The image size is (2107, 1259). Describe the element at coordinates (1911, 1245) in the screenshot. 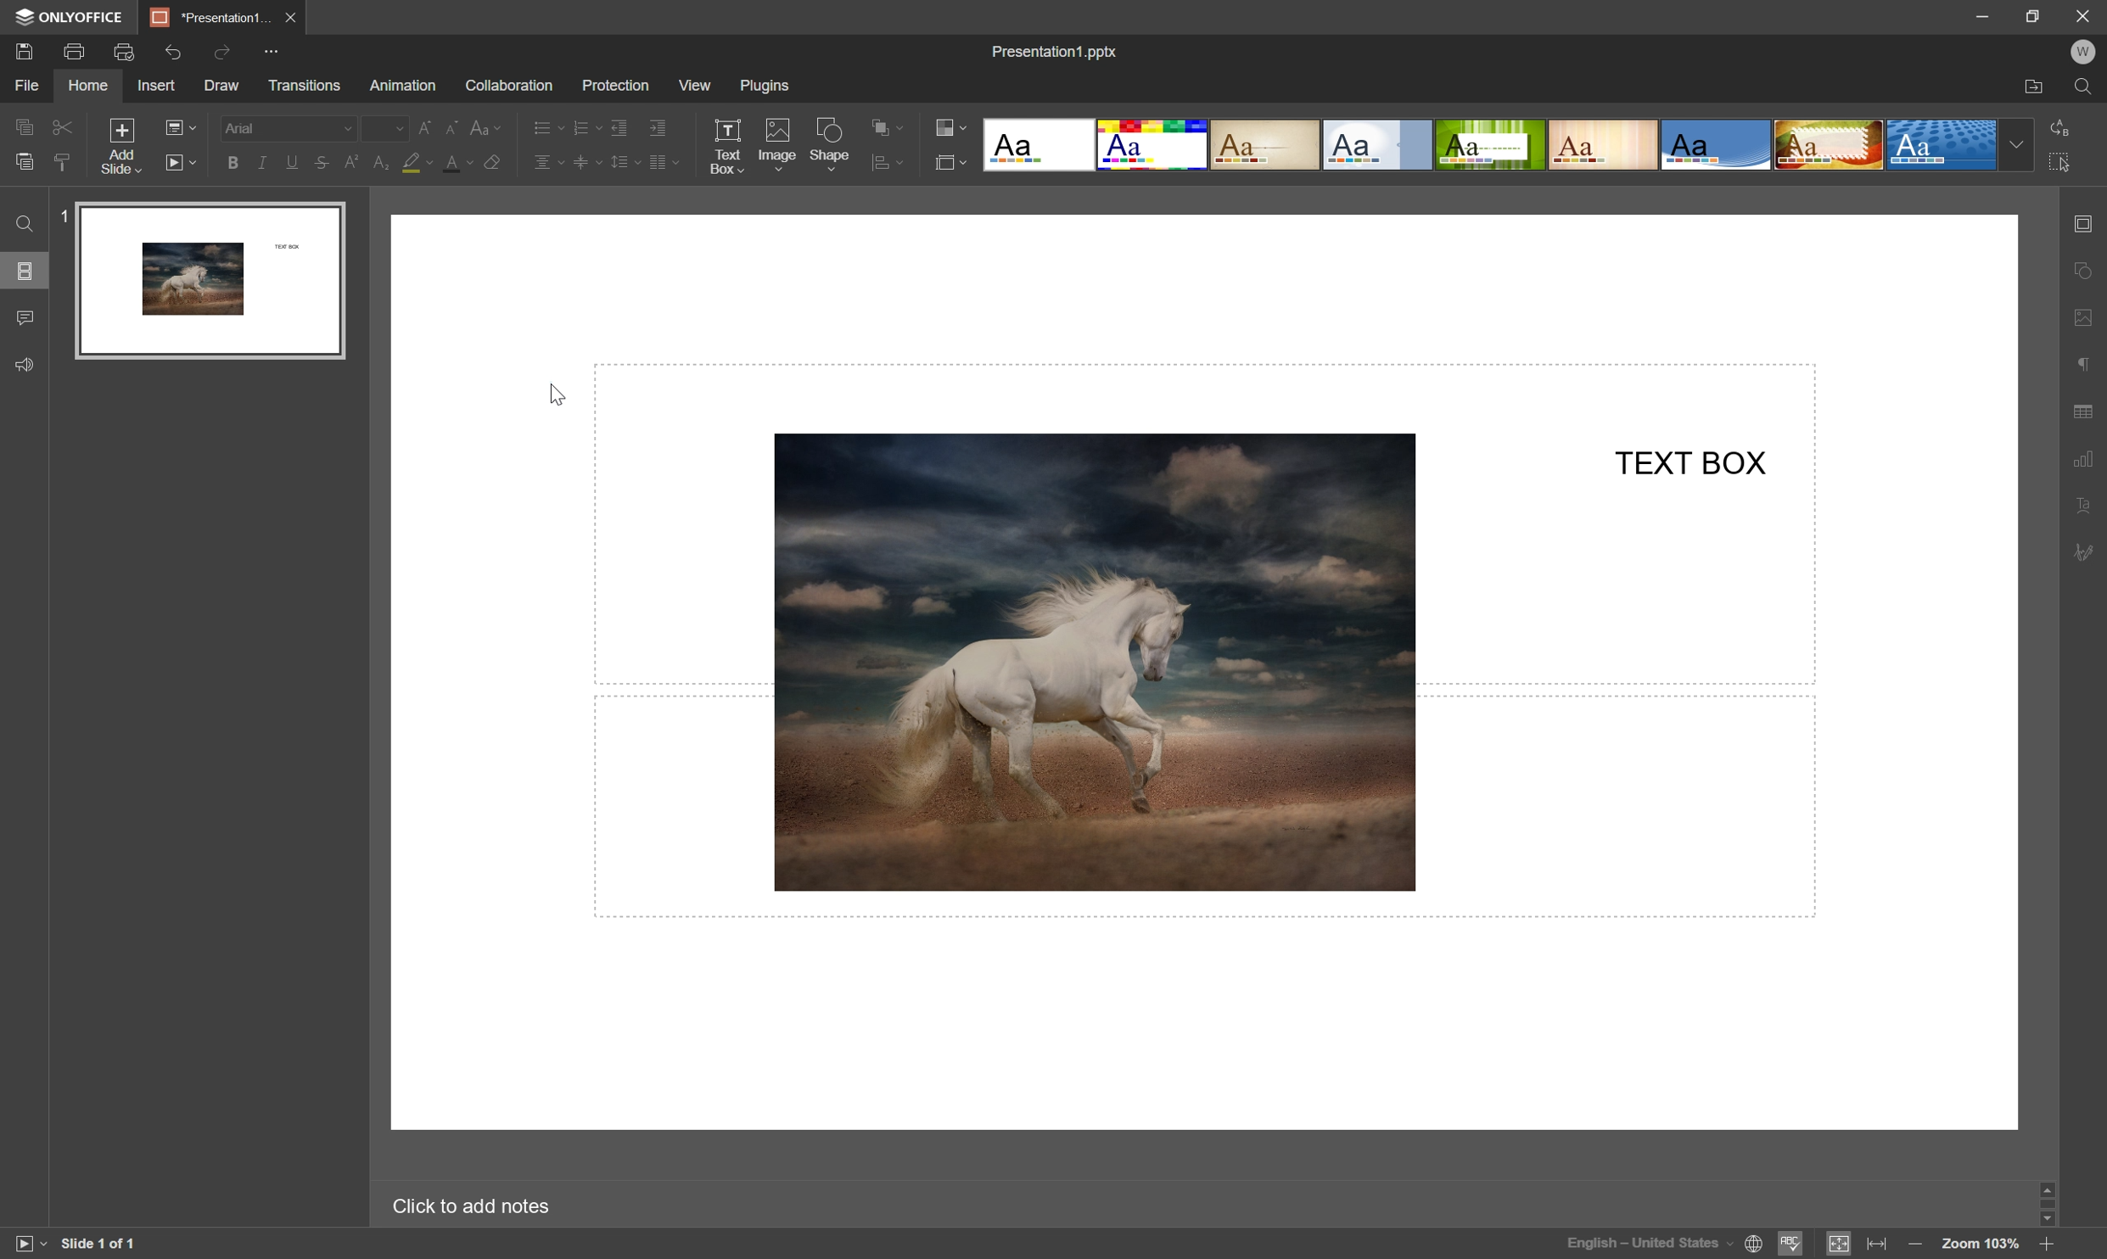

I see `zoom out` at that location.